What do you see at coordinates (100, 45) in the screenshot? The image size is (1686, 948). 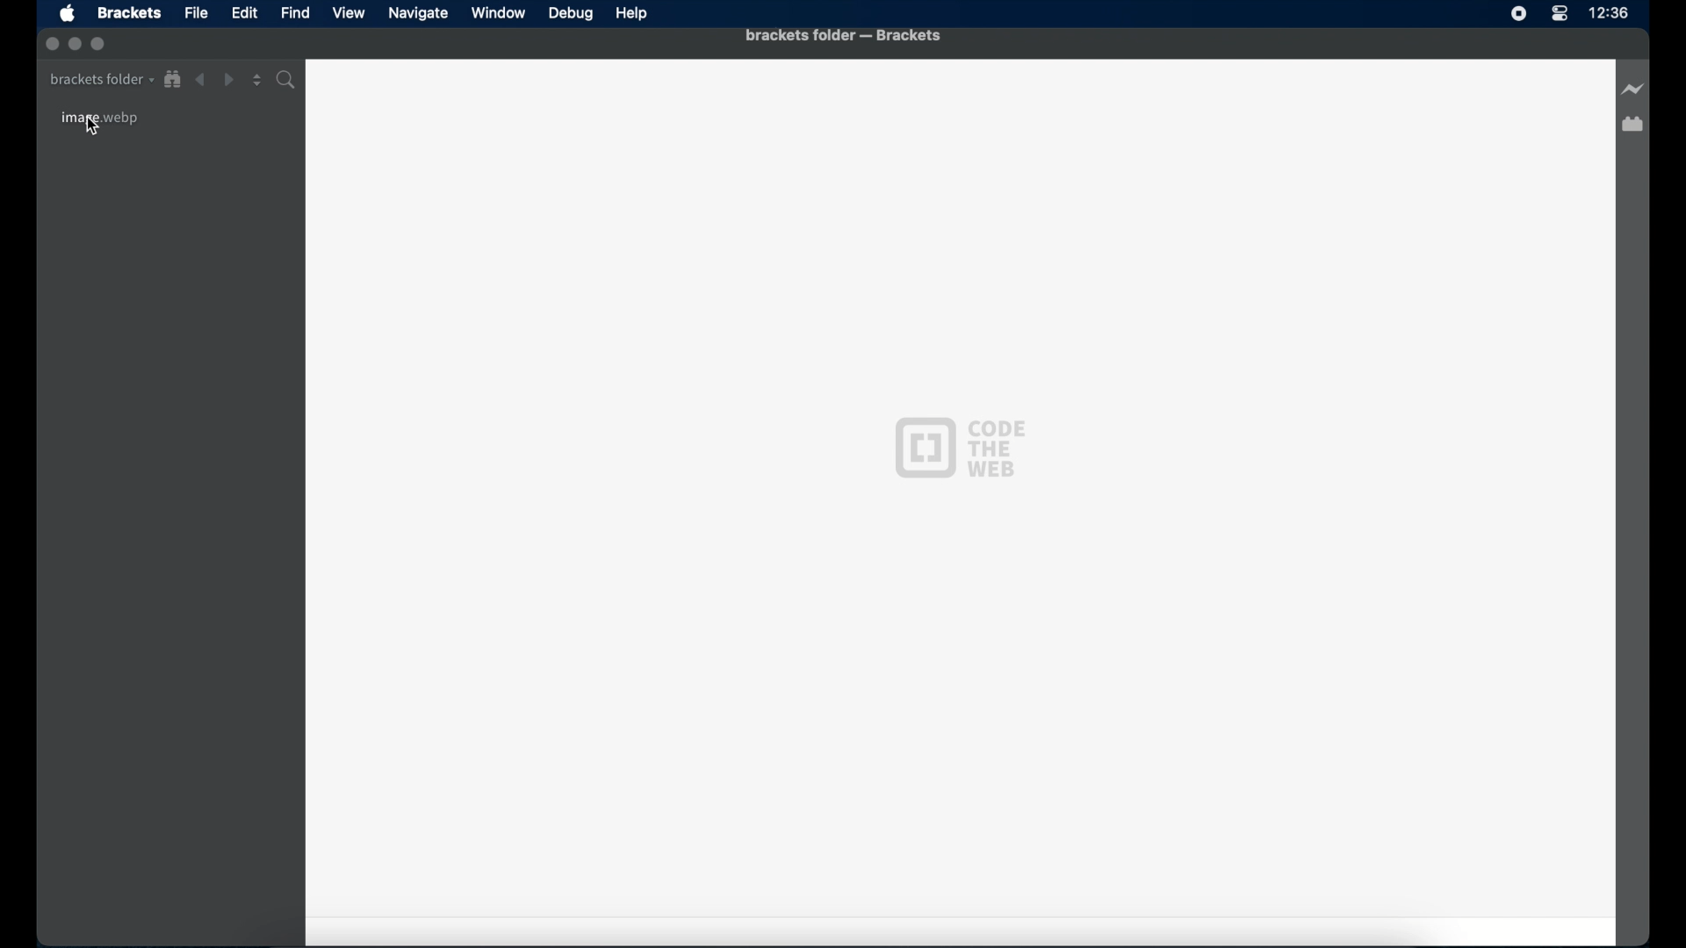 I see `inactive maximize button` at bounding box center [100, 45].